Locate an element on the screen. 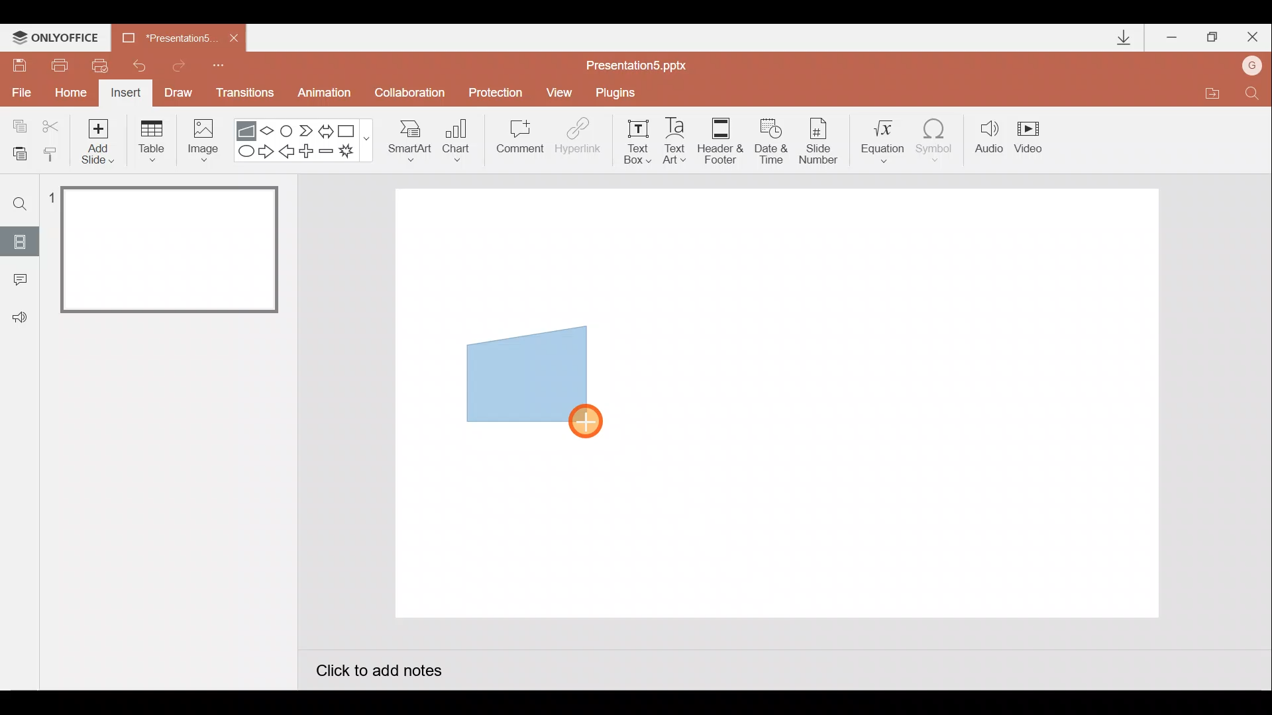 Image resolution: width=1272 pixels, height=715 pixels. Equation is located at coordinates (885, 139).